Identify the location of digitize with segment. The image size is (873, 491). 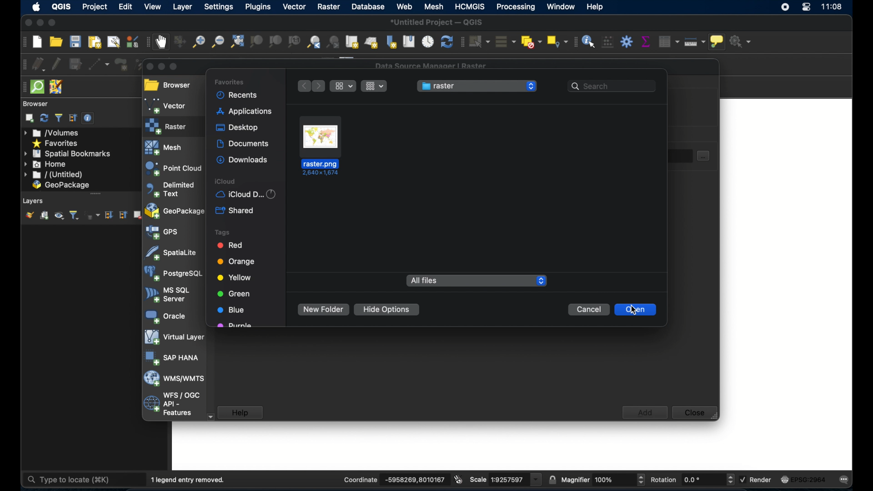
(99, 64).